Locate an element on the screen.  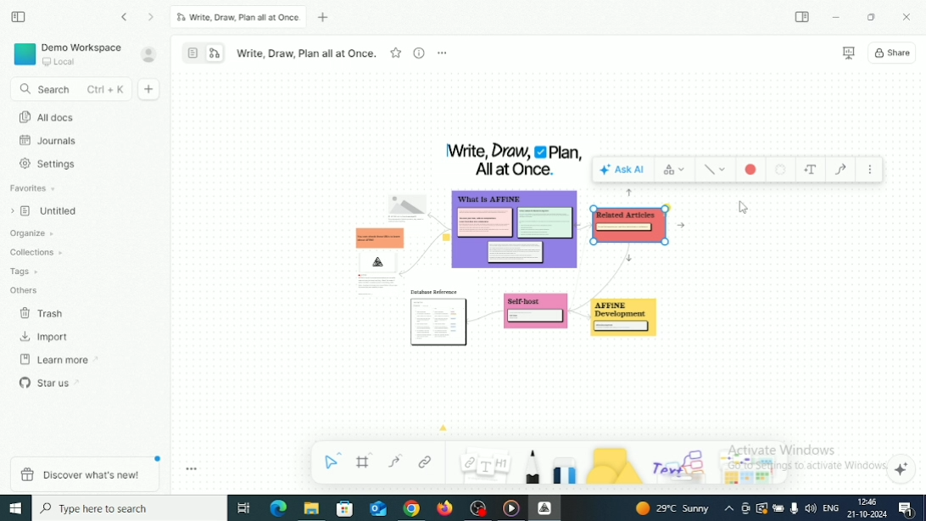
Select is located at coordinates (334, 460).